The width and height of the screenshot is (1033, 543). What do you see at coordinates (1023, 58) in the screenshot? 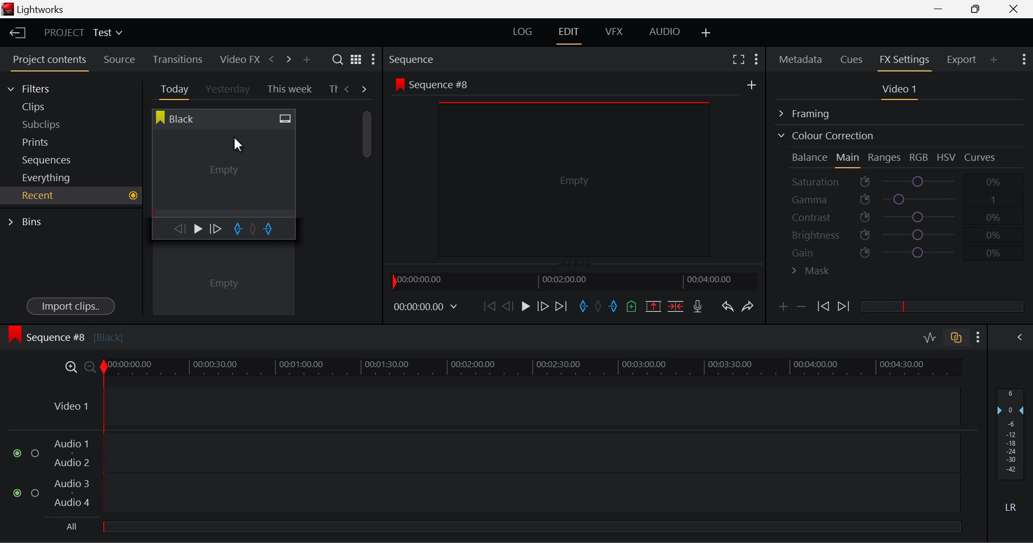
I see `Show Settings` at bounding box center [1023, 58].